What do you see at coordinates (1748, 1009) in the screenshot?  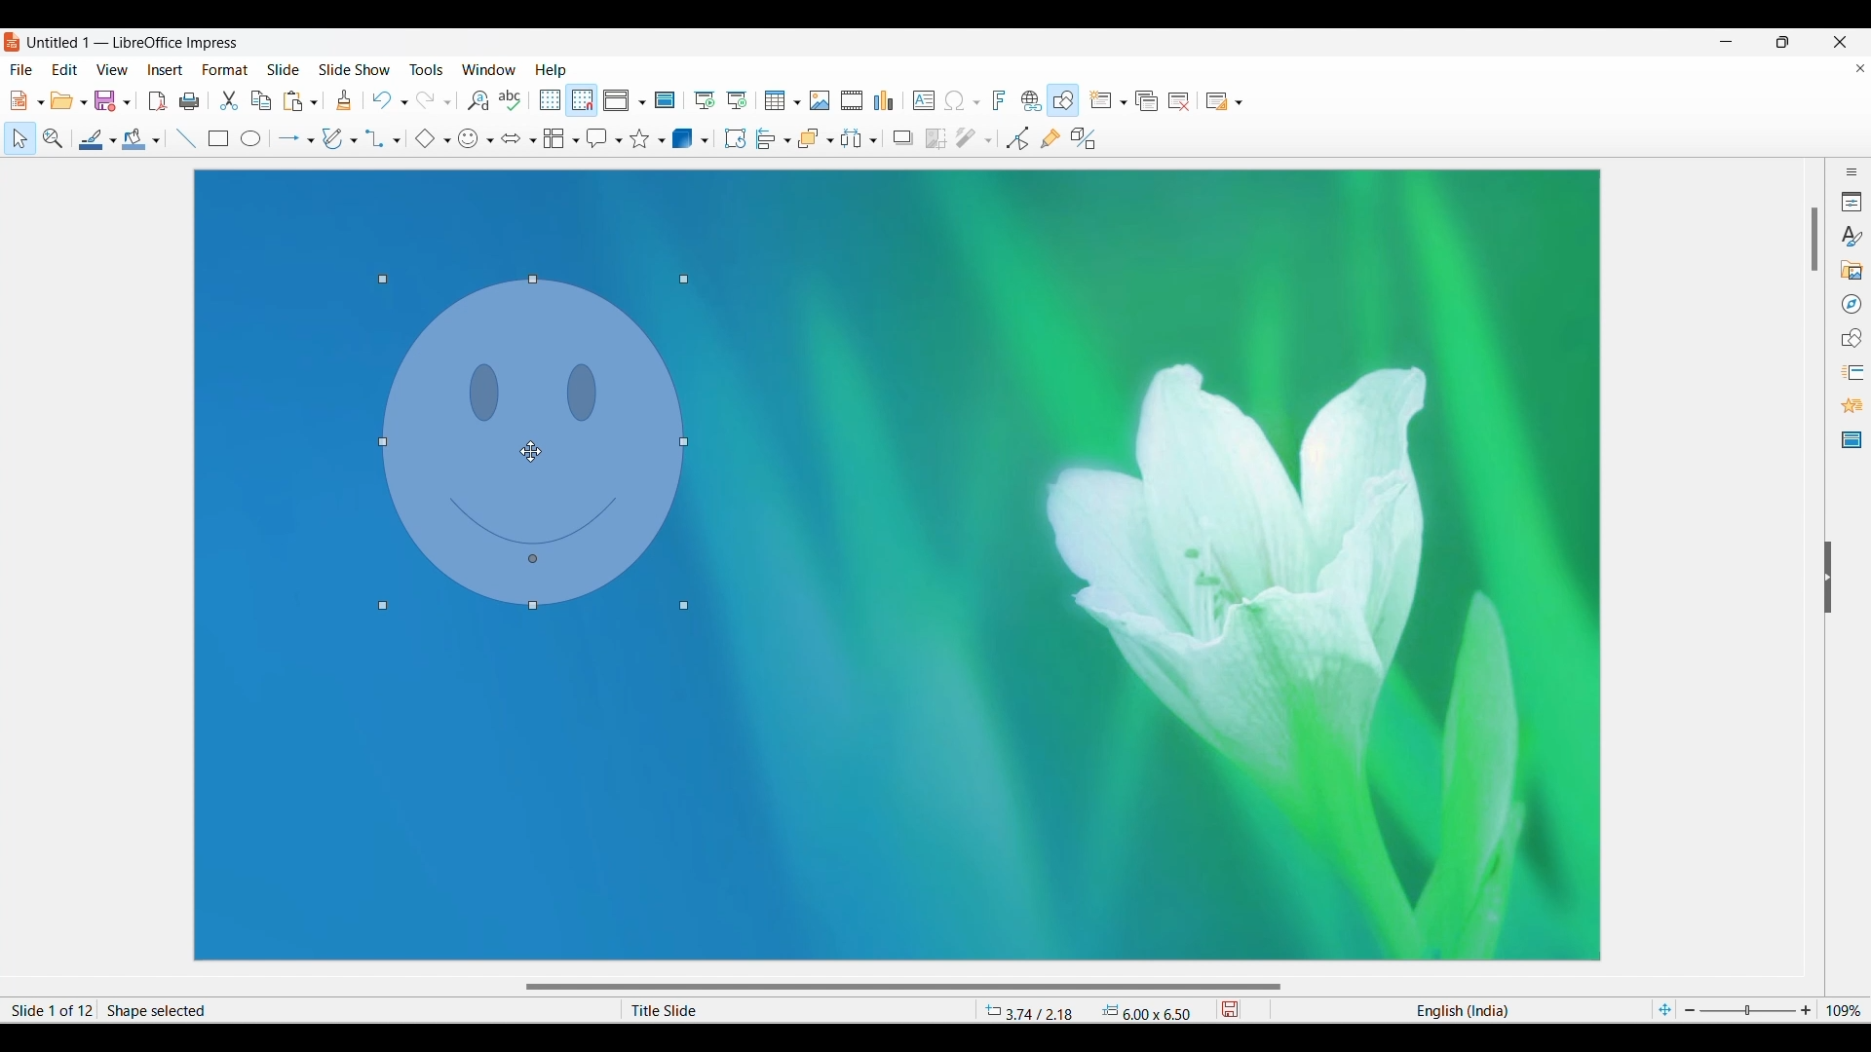 I see `Slider to zoom in/out` at bounding box center [1748, 1009].